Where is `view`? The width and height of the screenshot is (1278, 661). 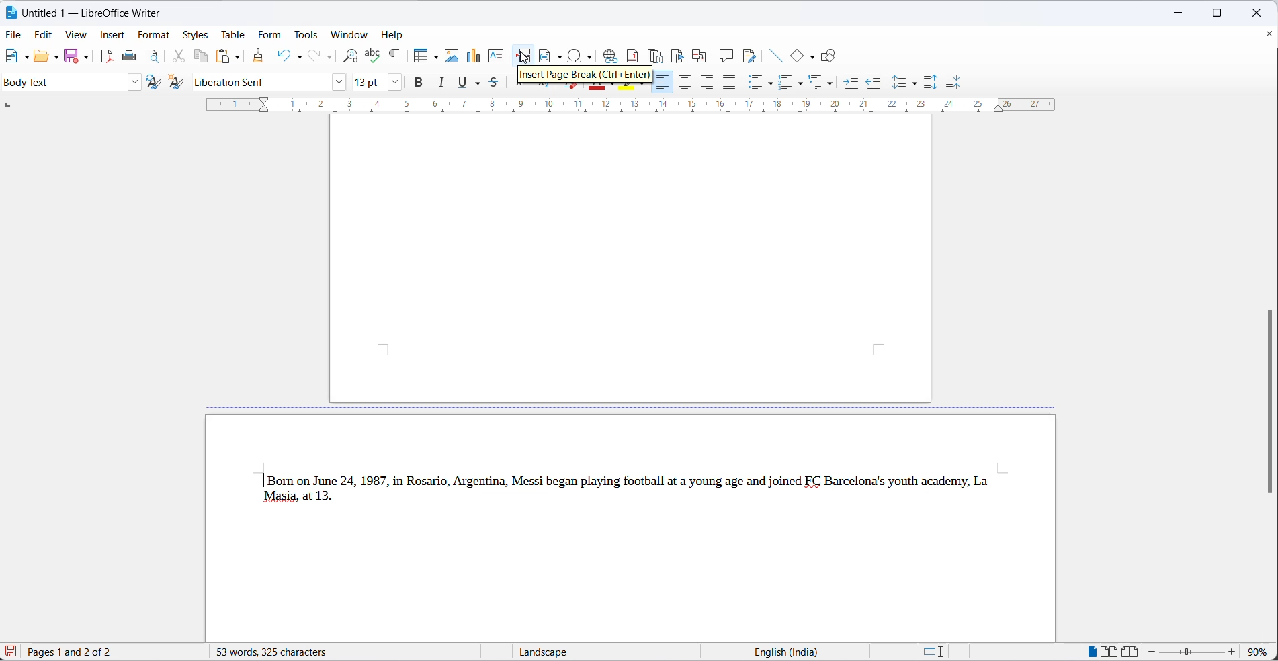
view is located at coordinates (75, 34).